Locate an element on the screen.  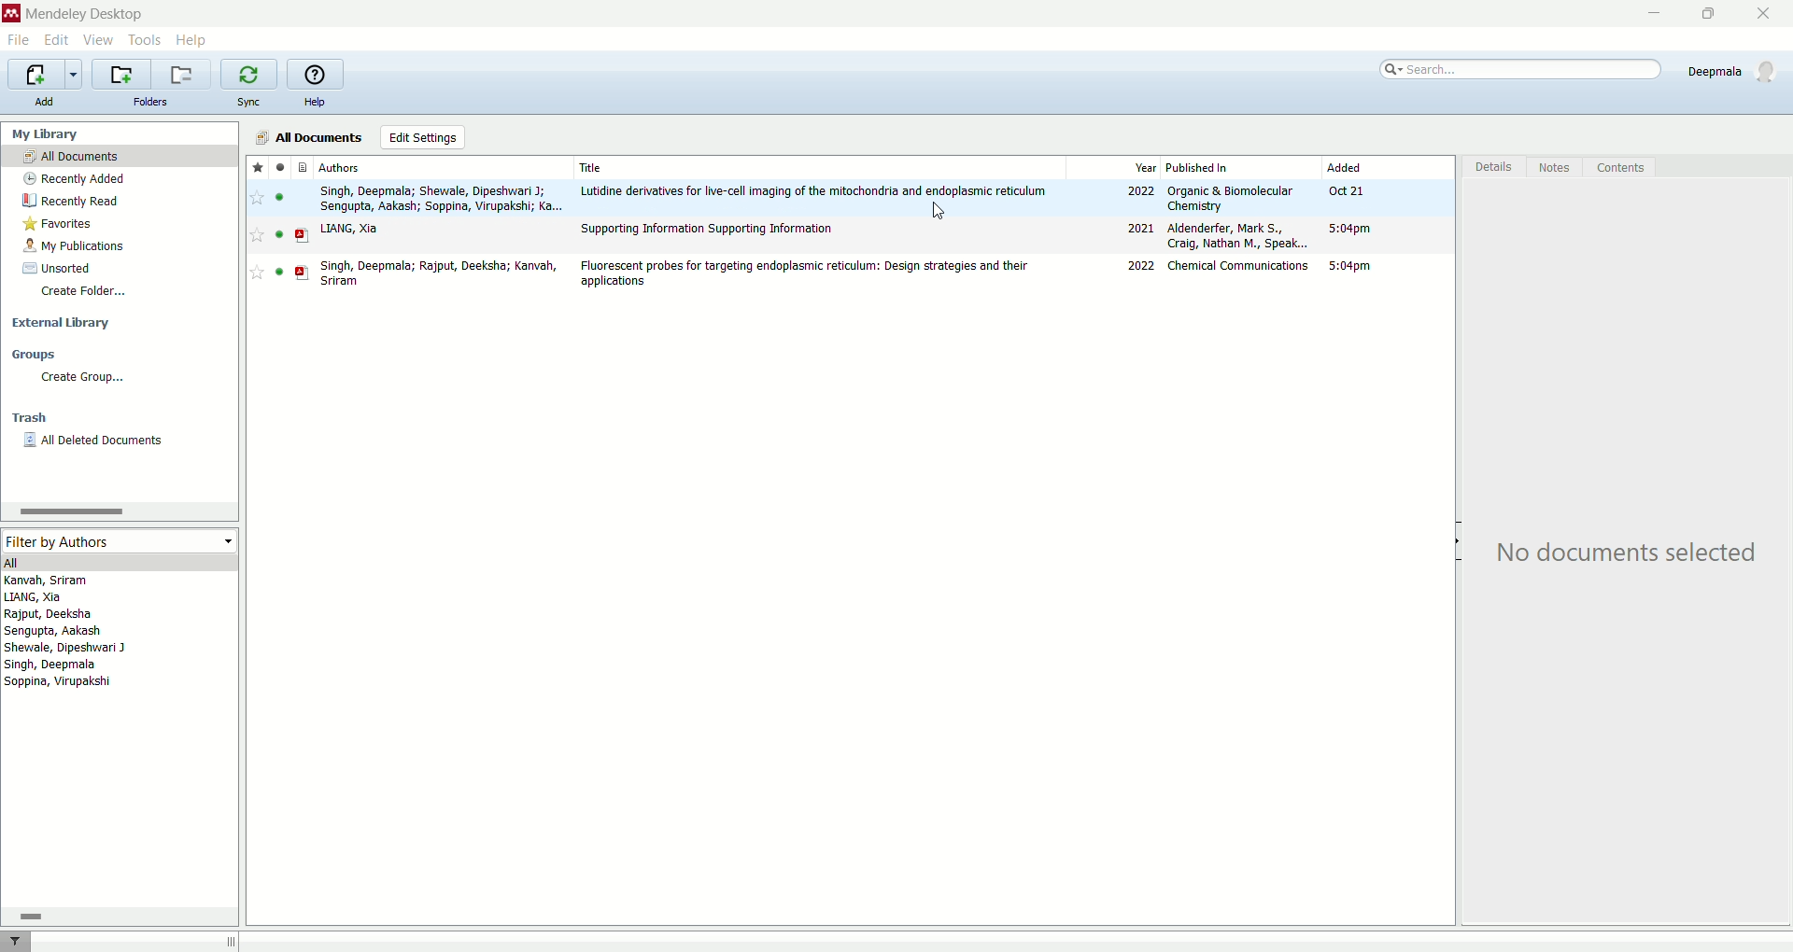
trash is located at coordinates (30, 418).